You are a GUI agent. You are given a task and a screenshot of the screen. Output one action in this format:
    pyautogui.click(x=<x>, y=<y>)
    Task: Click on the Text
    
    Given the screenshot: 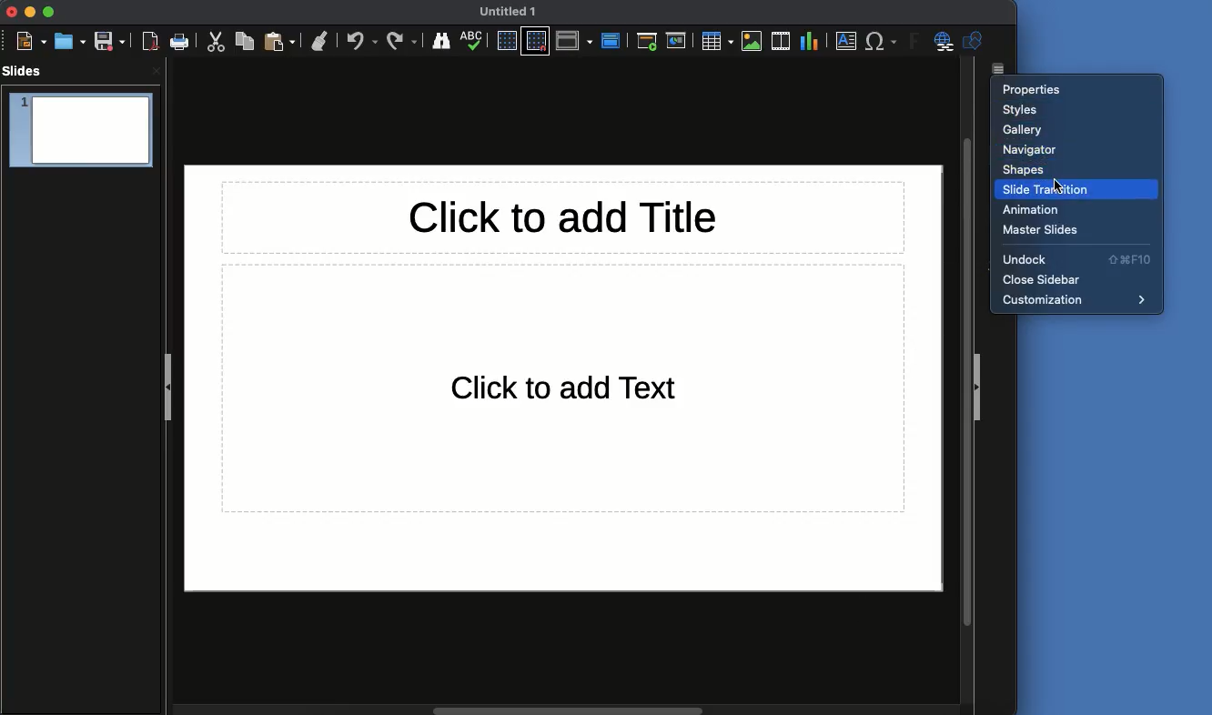 What is the action you would take?
    pyautogui.click(x=564, y=388)
    